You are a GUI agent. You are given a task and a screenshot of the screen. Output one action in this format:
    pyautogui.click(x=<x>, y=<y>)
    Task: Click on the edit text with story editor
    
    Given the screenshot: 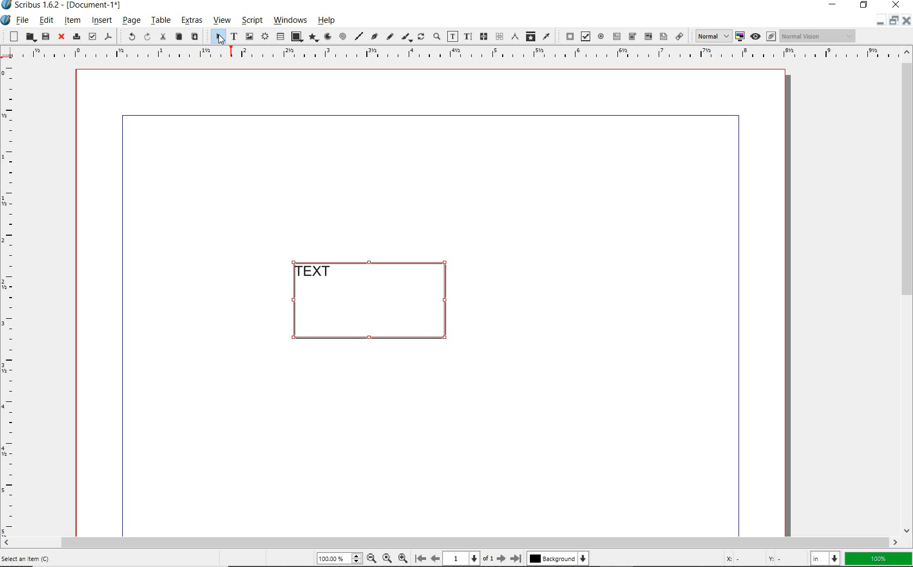 What is the action you would take?
    pyautogui.click(x=467, y=37)
    